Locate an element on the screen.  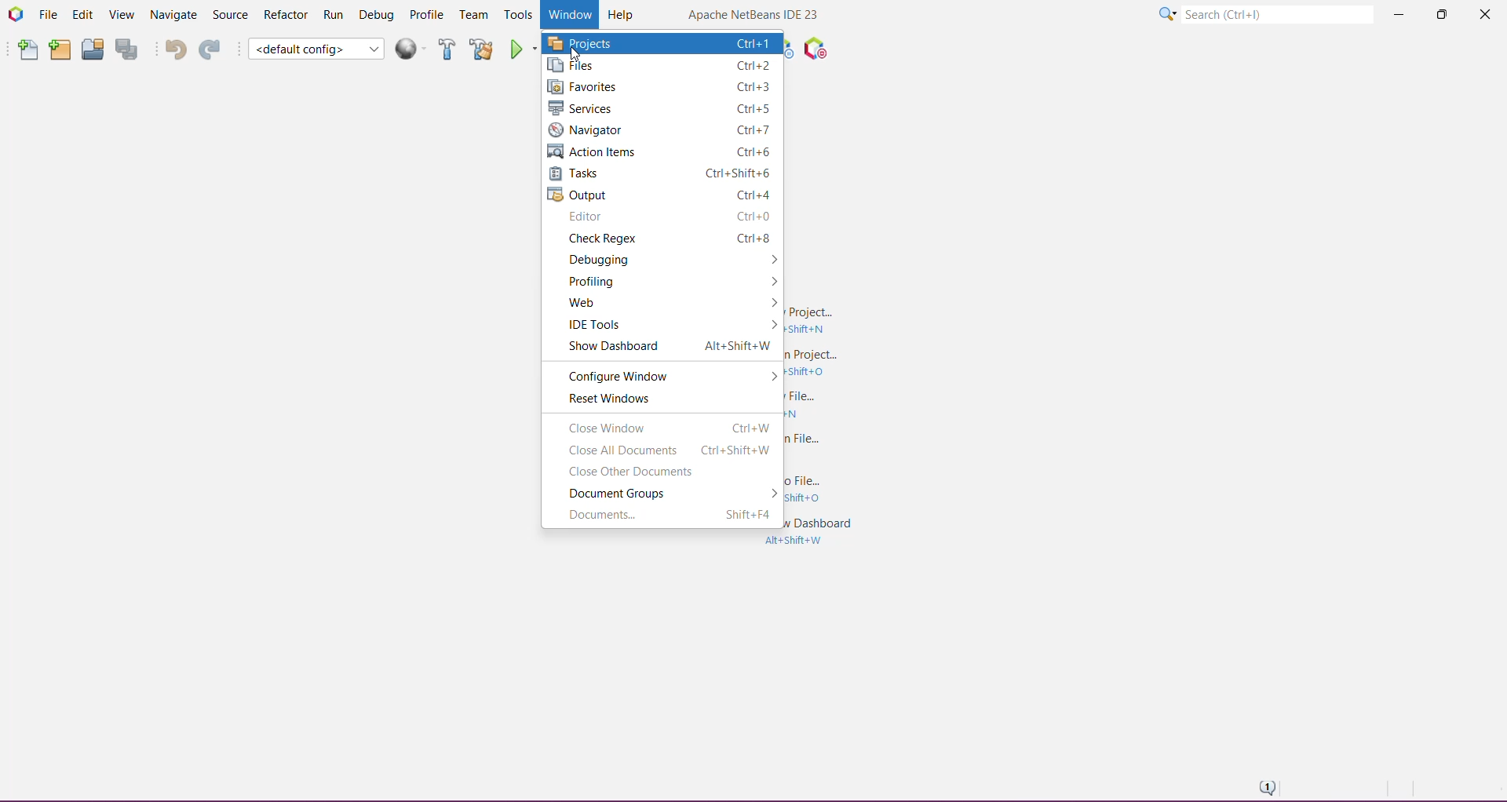
Services is located at coordinates (661, 108).